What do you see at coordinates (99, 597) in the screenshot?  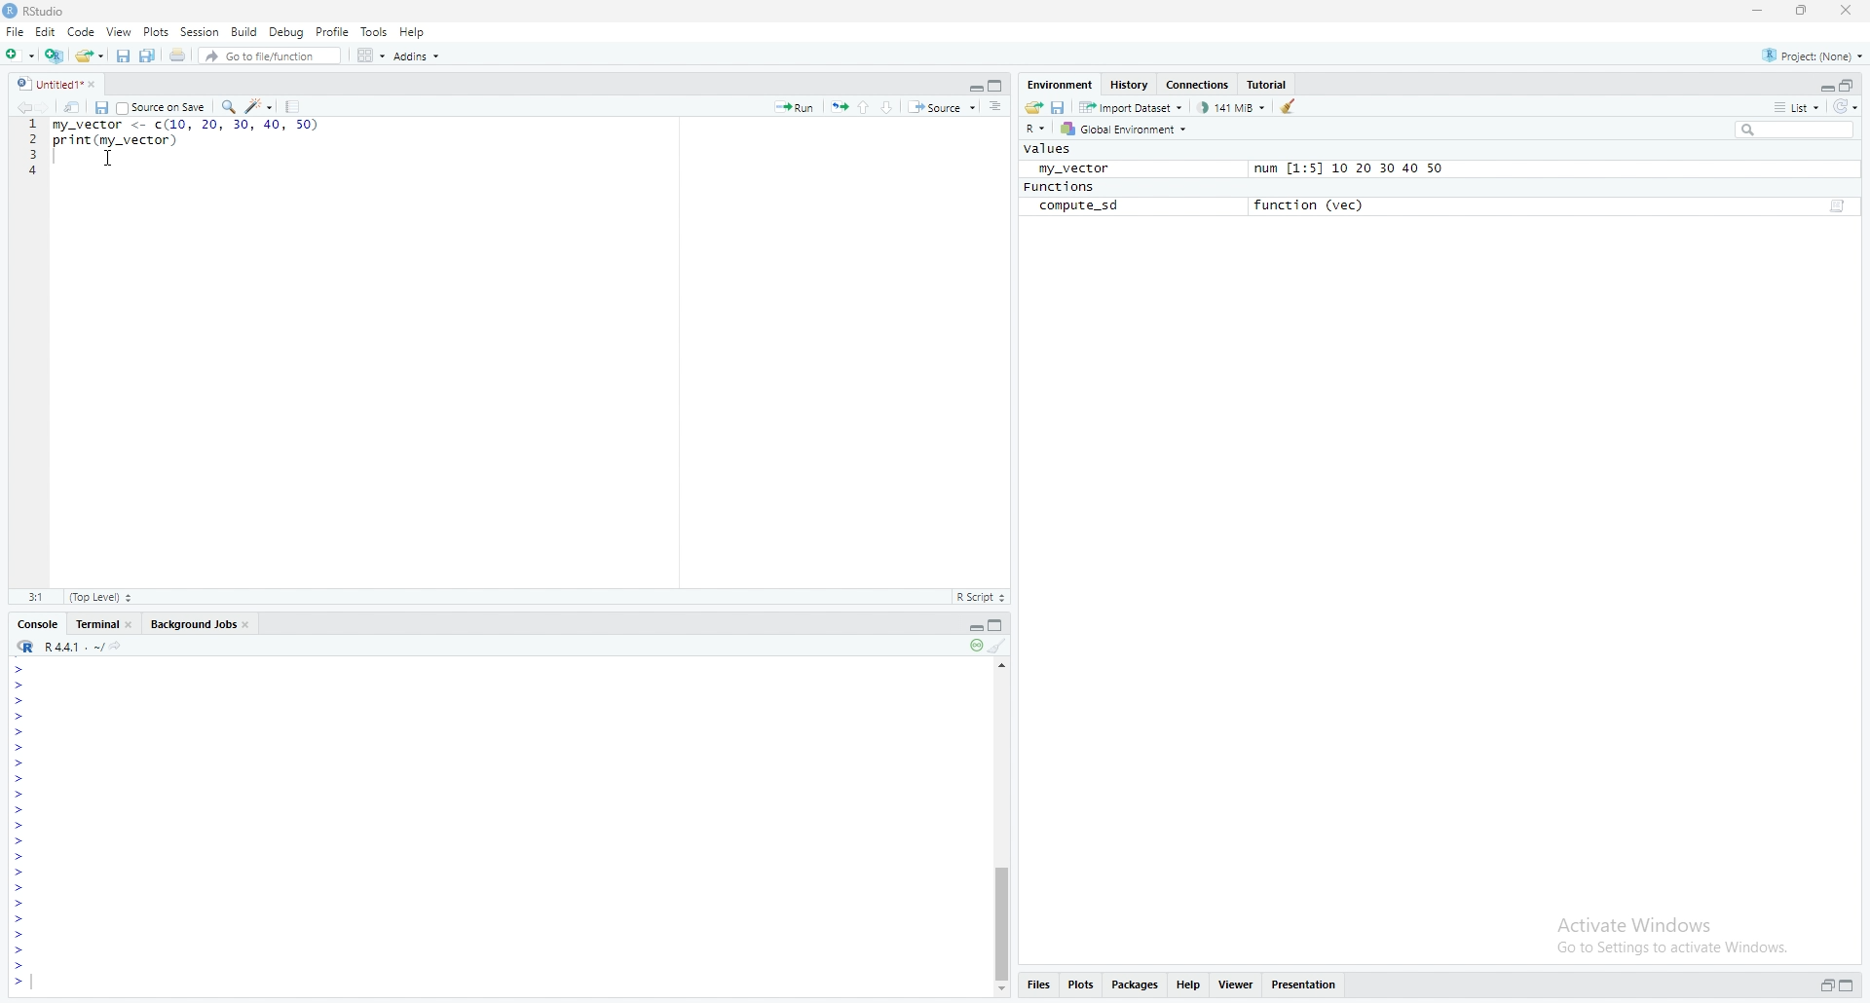 I see `(Top Level)` at bounding box center [99, 597].